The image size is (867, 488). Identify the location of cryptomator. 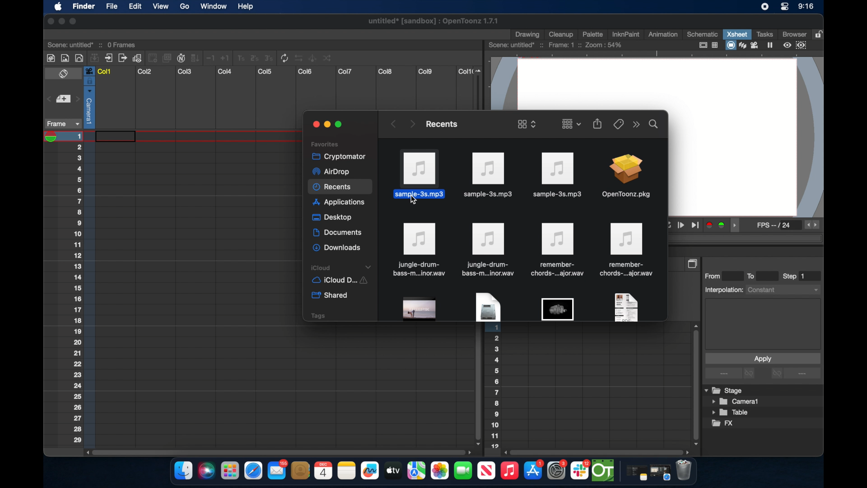
(336, 156).